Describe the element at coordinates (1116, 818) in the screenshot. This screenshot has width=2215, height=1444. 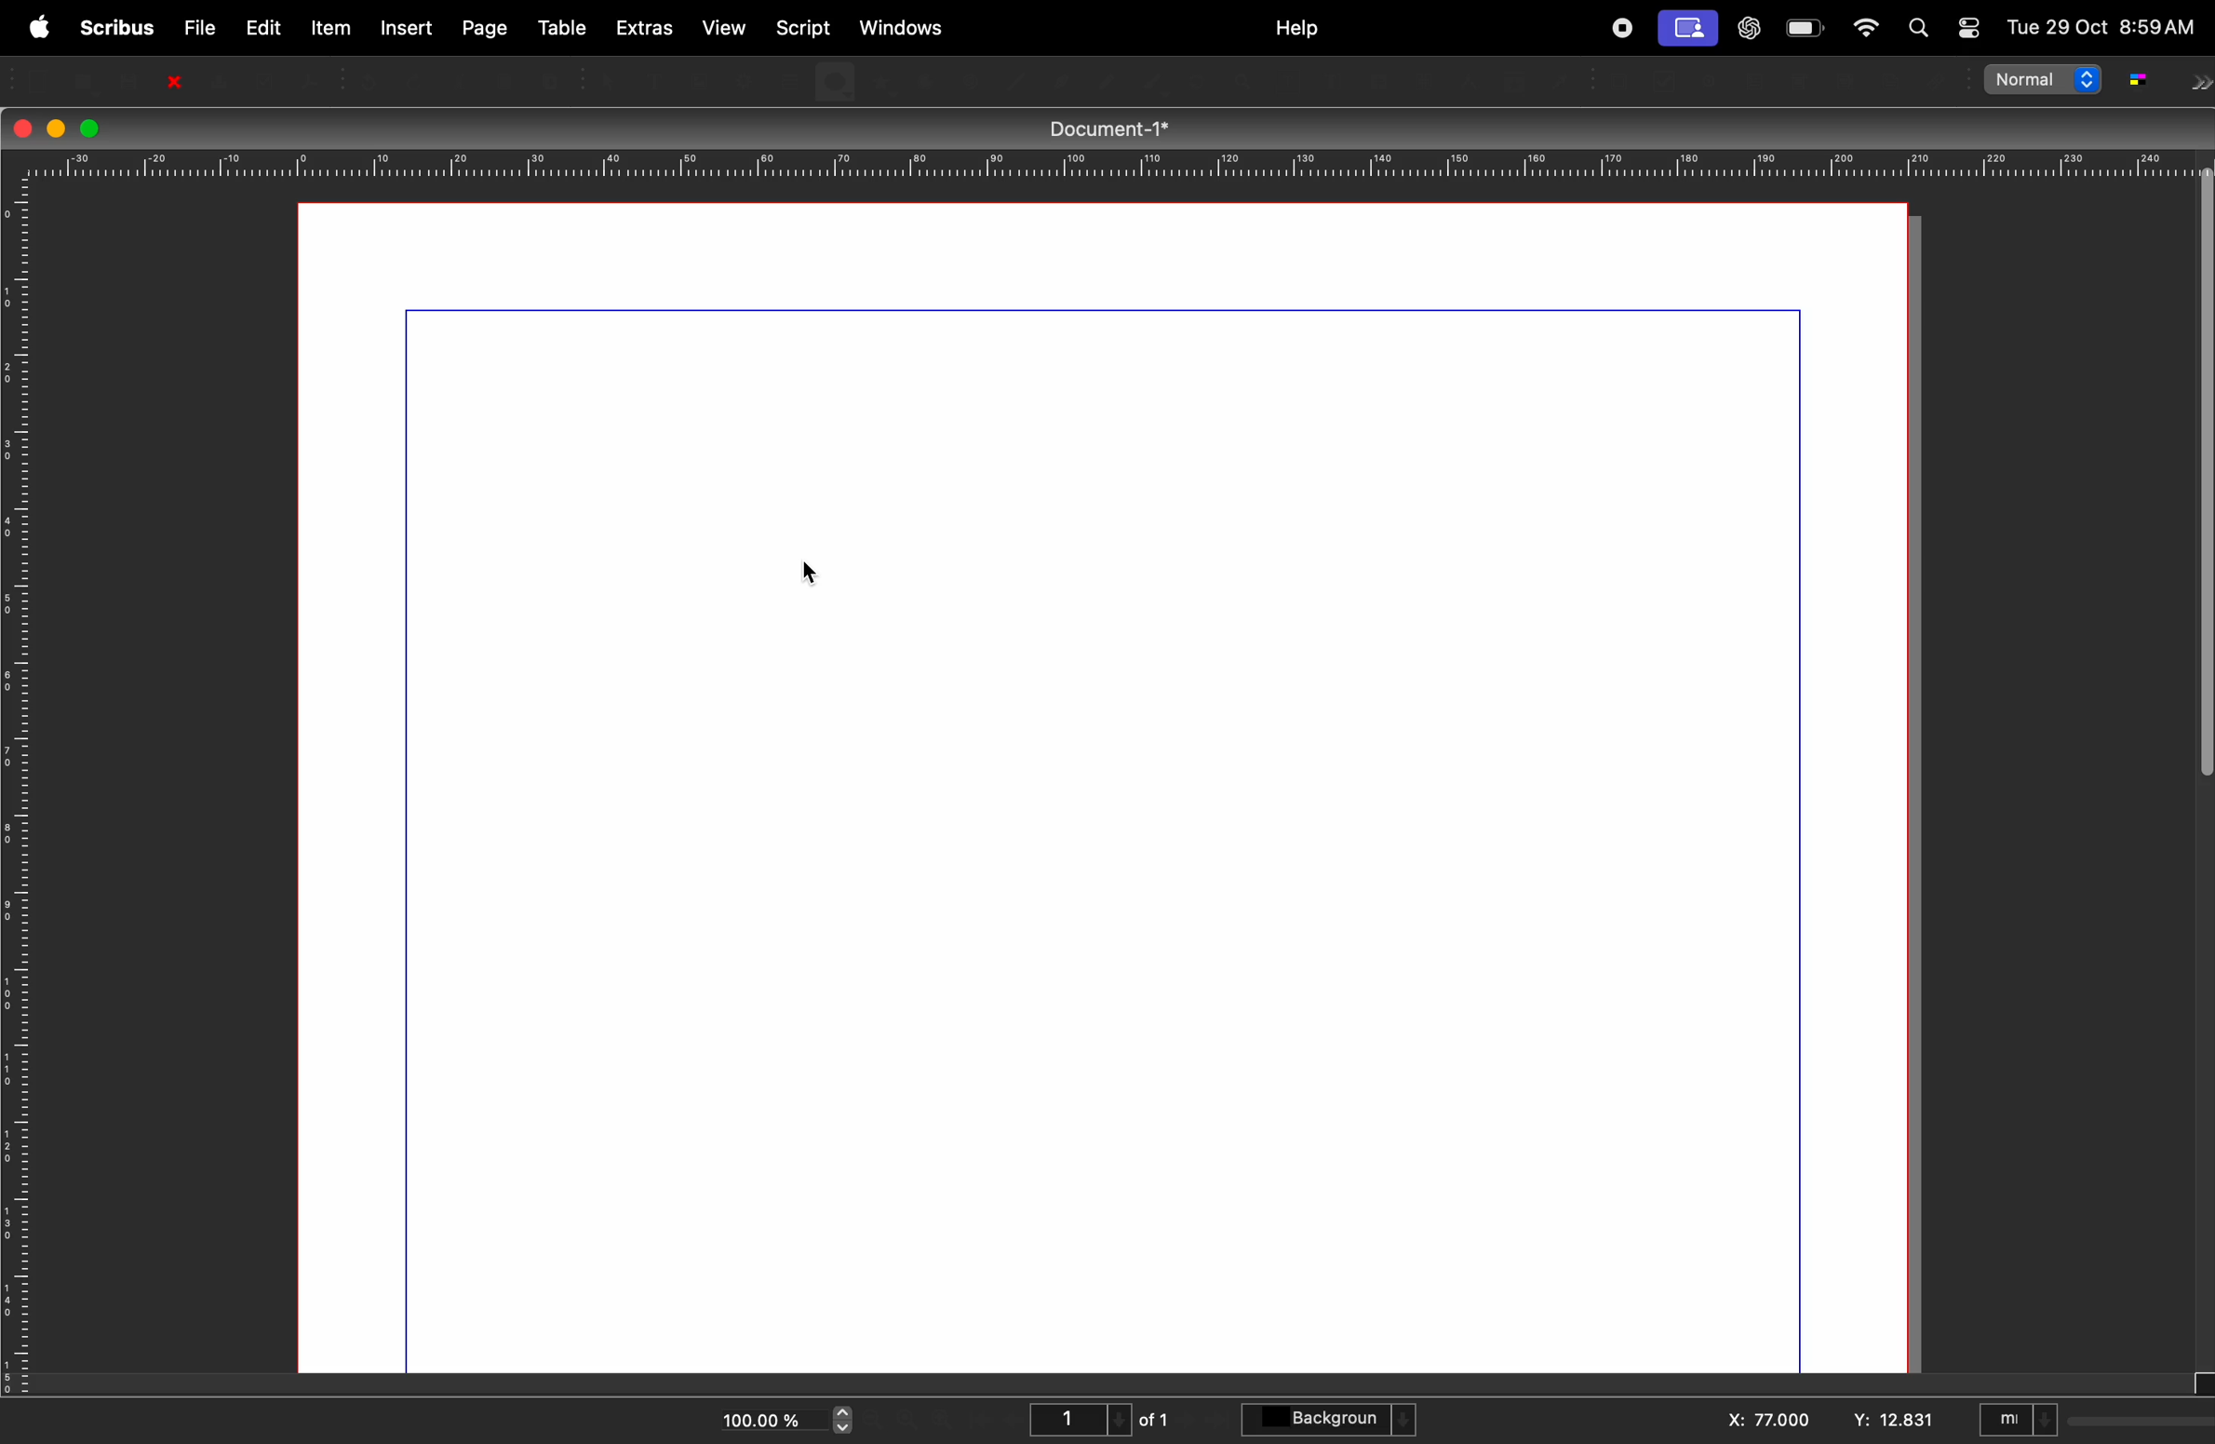
I see `document` at that location.